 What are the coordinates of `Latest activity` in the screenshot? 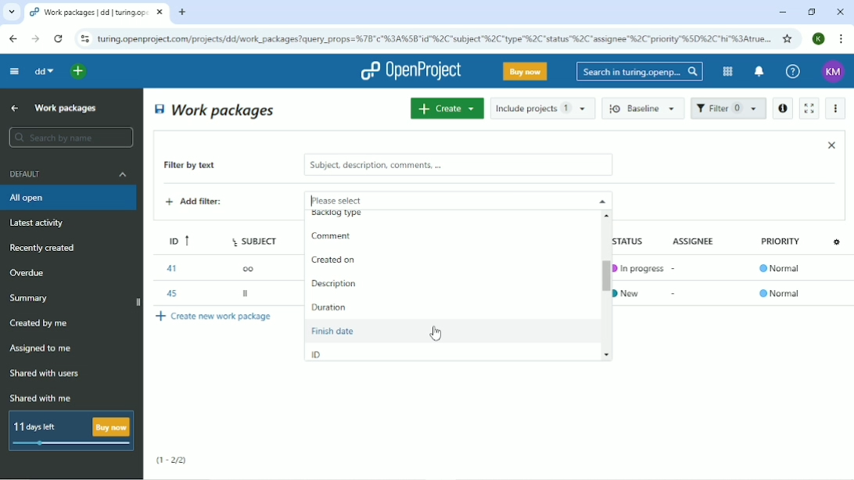 It's located at (41, 224).